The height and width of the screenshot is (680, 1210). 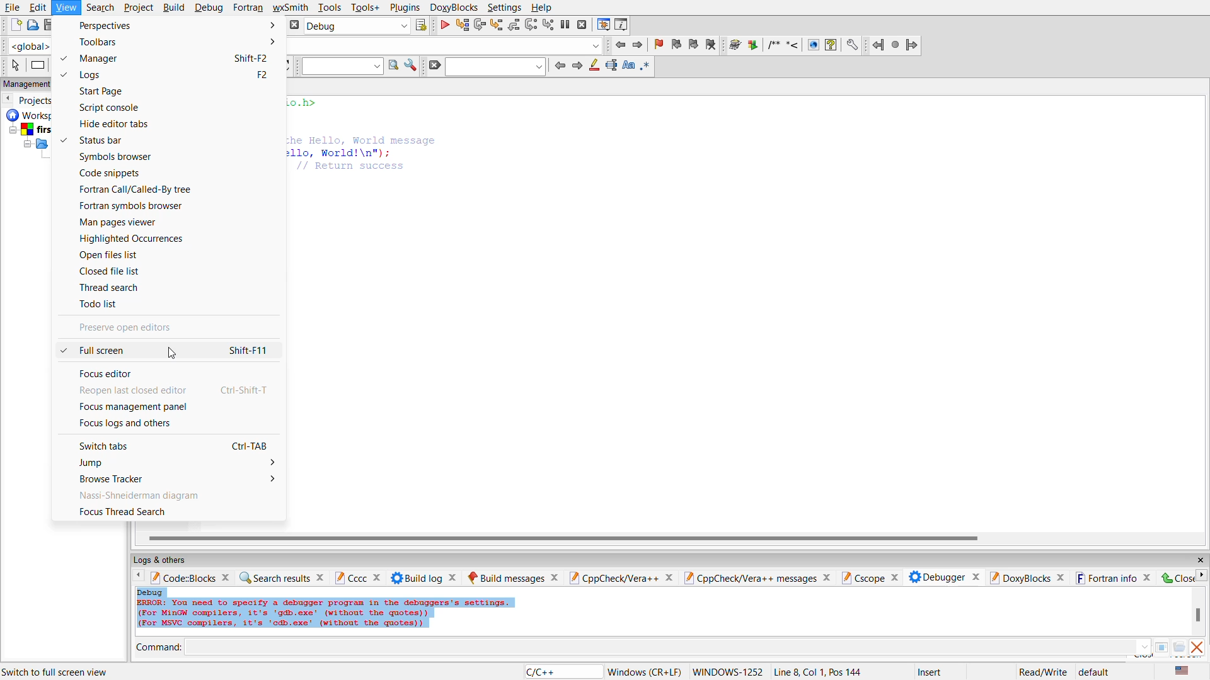 What do you see at coordinates (182, 479) in the screenshot?
I see `browse tracker` at bounding box center [182, 479].